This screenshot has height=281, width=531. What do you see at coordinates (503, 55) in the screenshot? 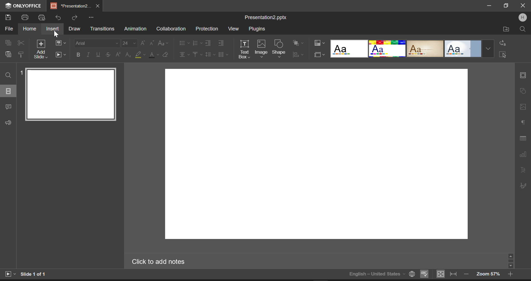
I see `Select All` at bounding box center [503, 55].